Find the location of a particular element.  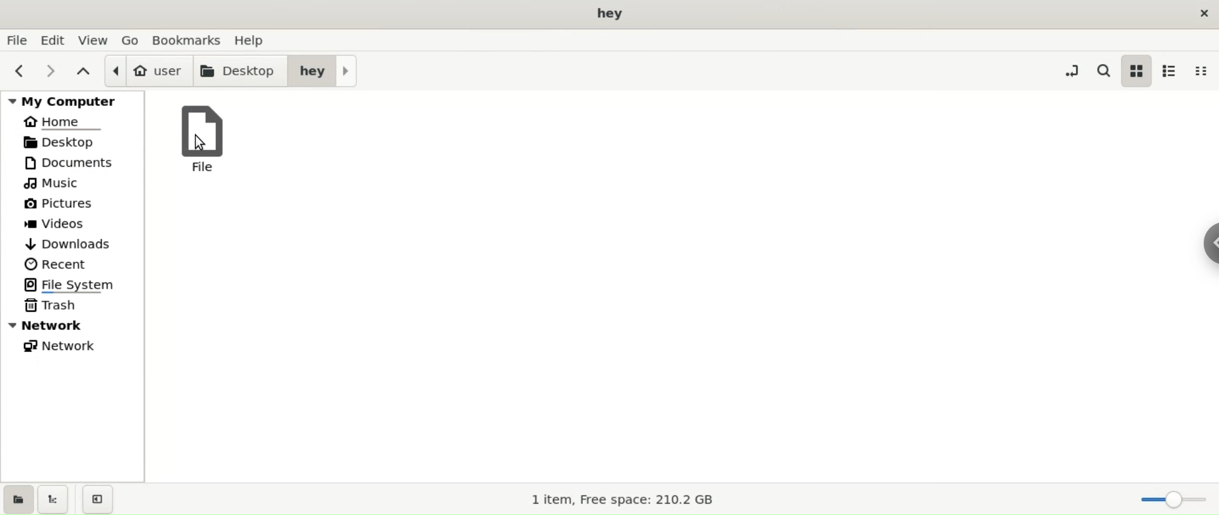

show treeview is located at coordinates (57, 499).